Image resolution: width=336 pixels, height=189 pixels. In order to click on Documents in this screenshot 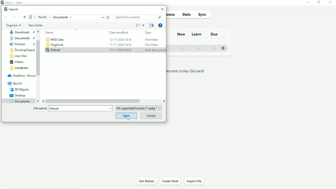, I will do `click(22, 38)`.